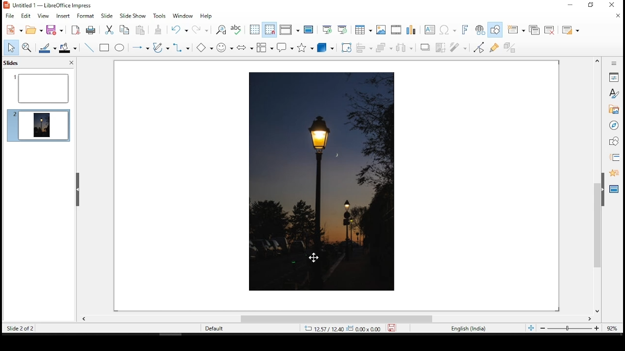  Describe the element at coordinates (327, 29) in the screenshot. I see `start from first slide` at that location.